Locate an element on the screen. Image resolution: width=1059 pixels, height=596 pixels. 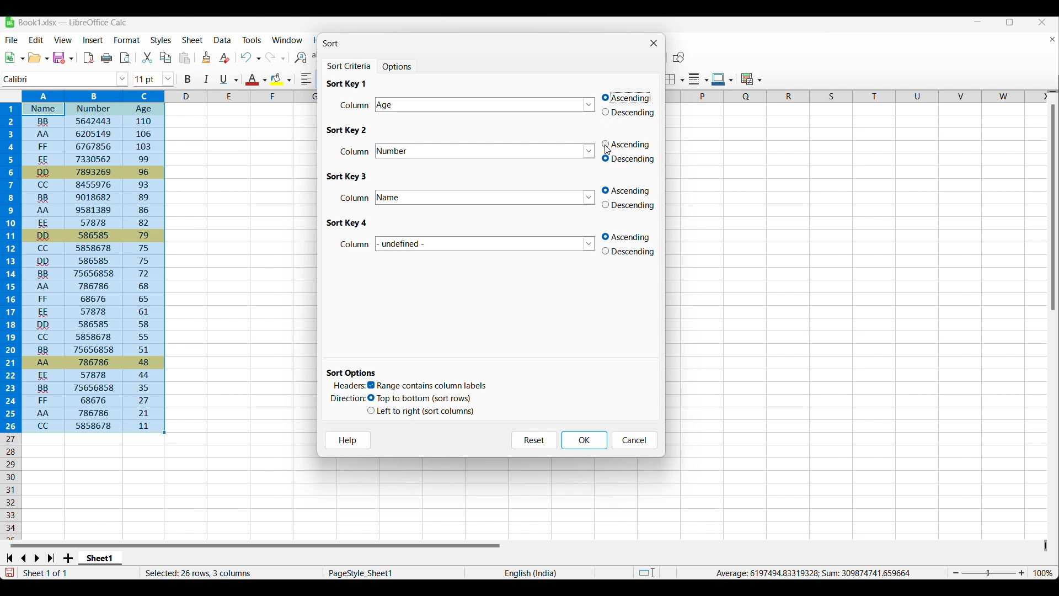
Standard selection is located at coordinates (647, 573).